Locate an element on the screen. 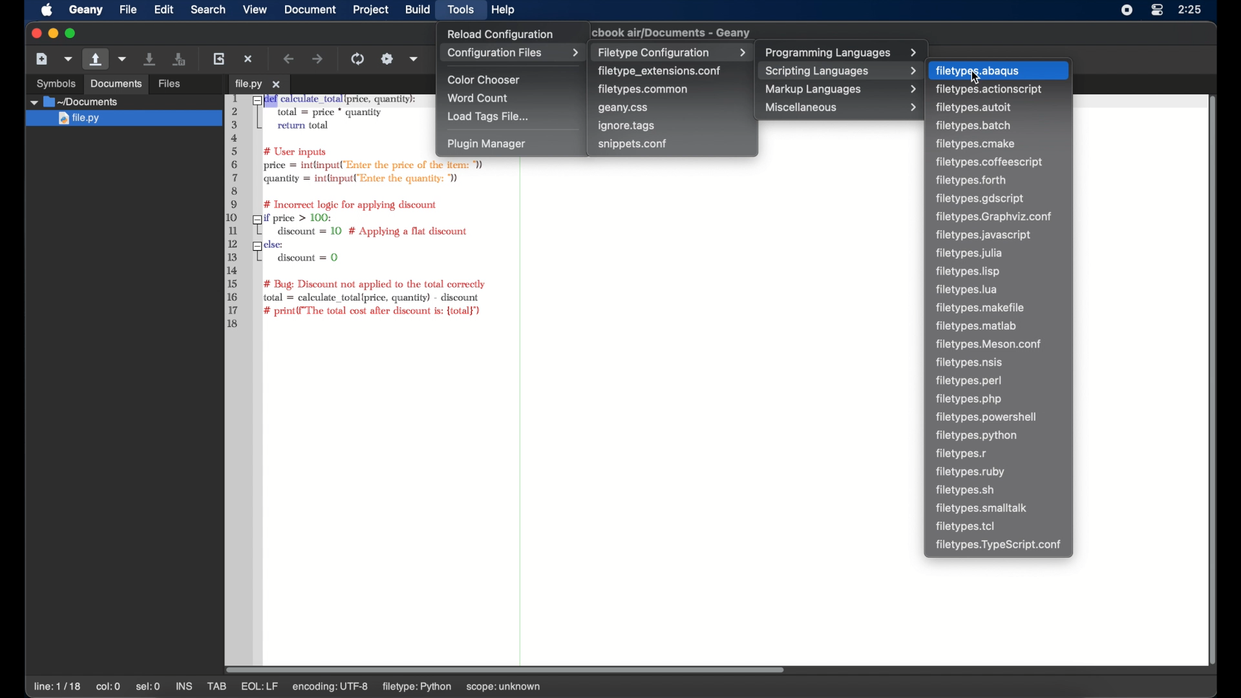 The image size is (1241, 698). filetypes is located at coordinates (970, 253).